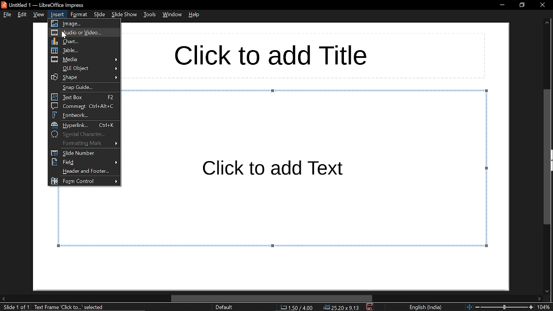 This screenshot has height=311, width=553. What do you see at coordinates (540, 298) in the screenshot?
I see `move right` at bounding box center [540, 298].